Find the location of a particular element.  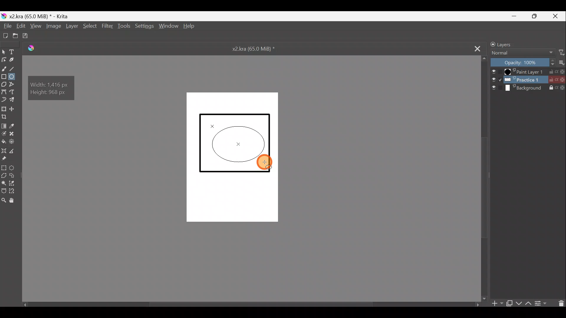

Practice 1 is located at coordinates (528, 80).